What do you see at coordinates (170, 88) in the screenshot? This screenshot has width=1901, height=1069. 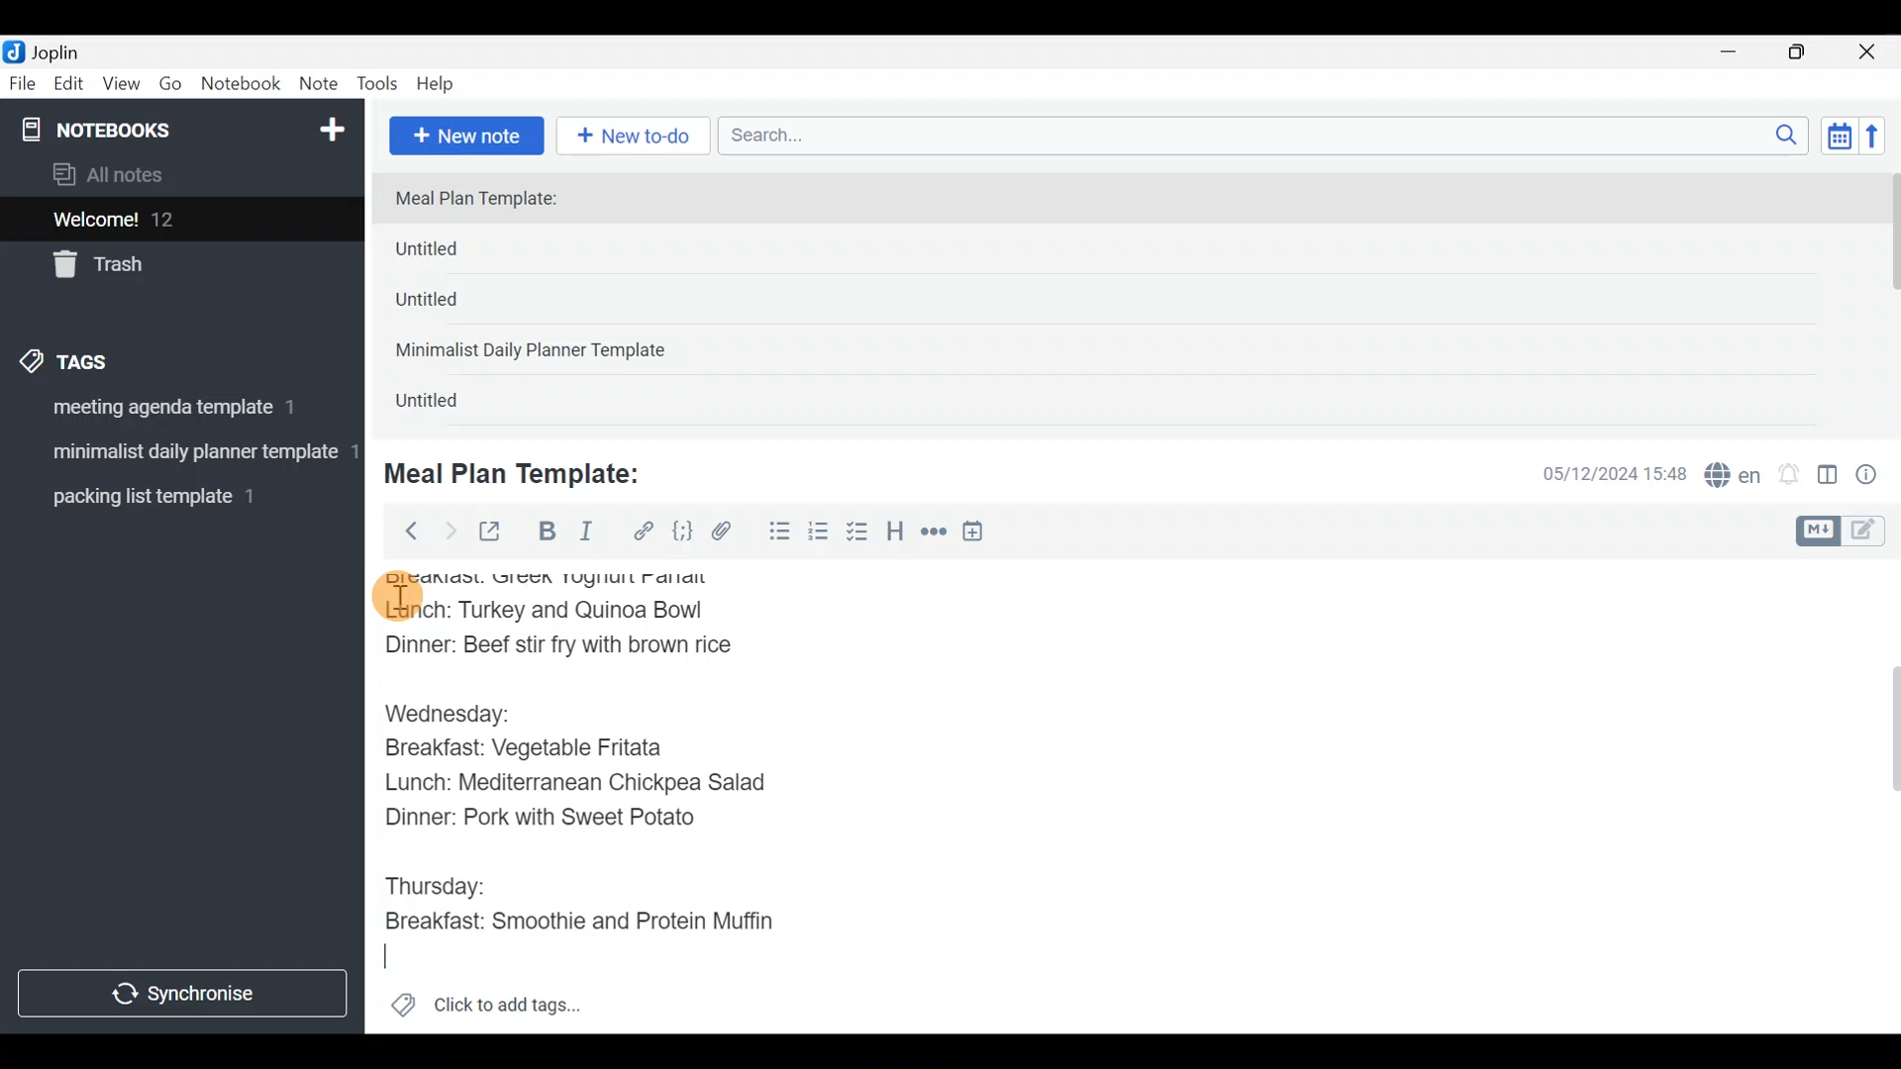 I see `Go` at bounding box center [170, 88].